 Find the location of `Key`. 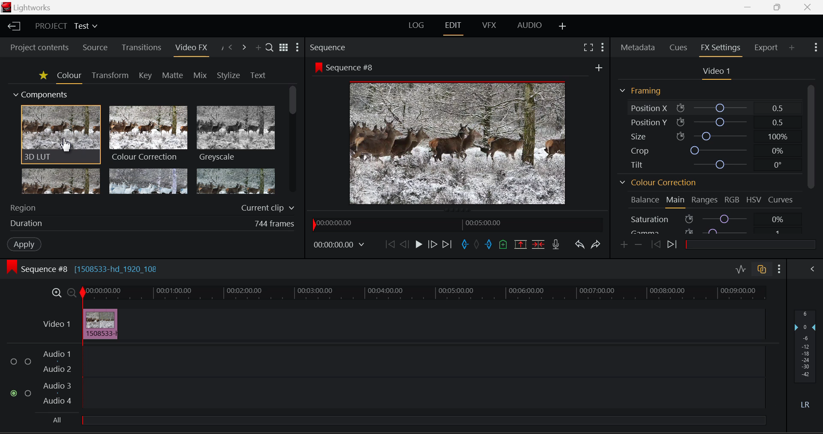

Key is located at coordinates (145, 75).